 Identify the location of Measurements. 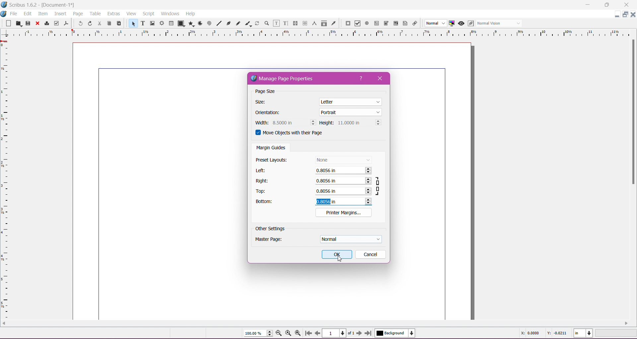
(314, 23).